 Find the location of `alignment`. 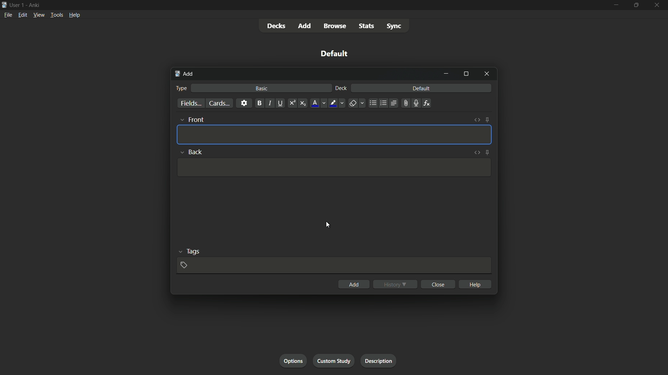

alignment is located at coordinates (394, 103).